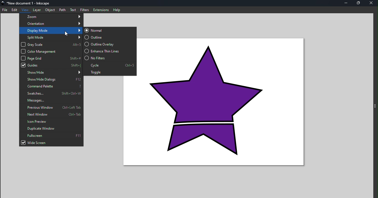 The height and width of the screenshot is (198, 378). What do you see at coordinates (50, 128) in the screenshot?
I see `Duplicate window` at bounding box center [50, 128].